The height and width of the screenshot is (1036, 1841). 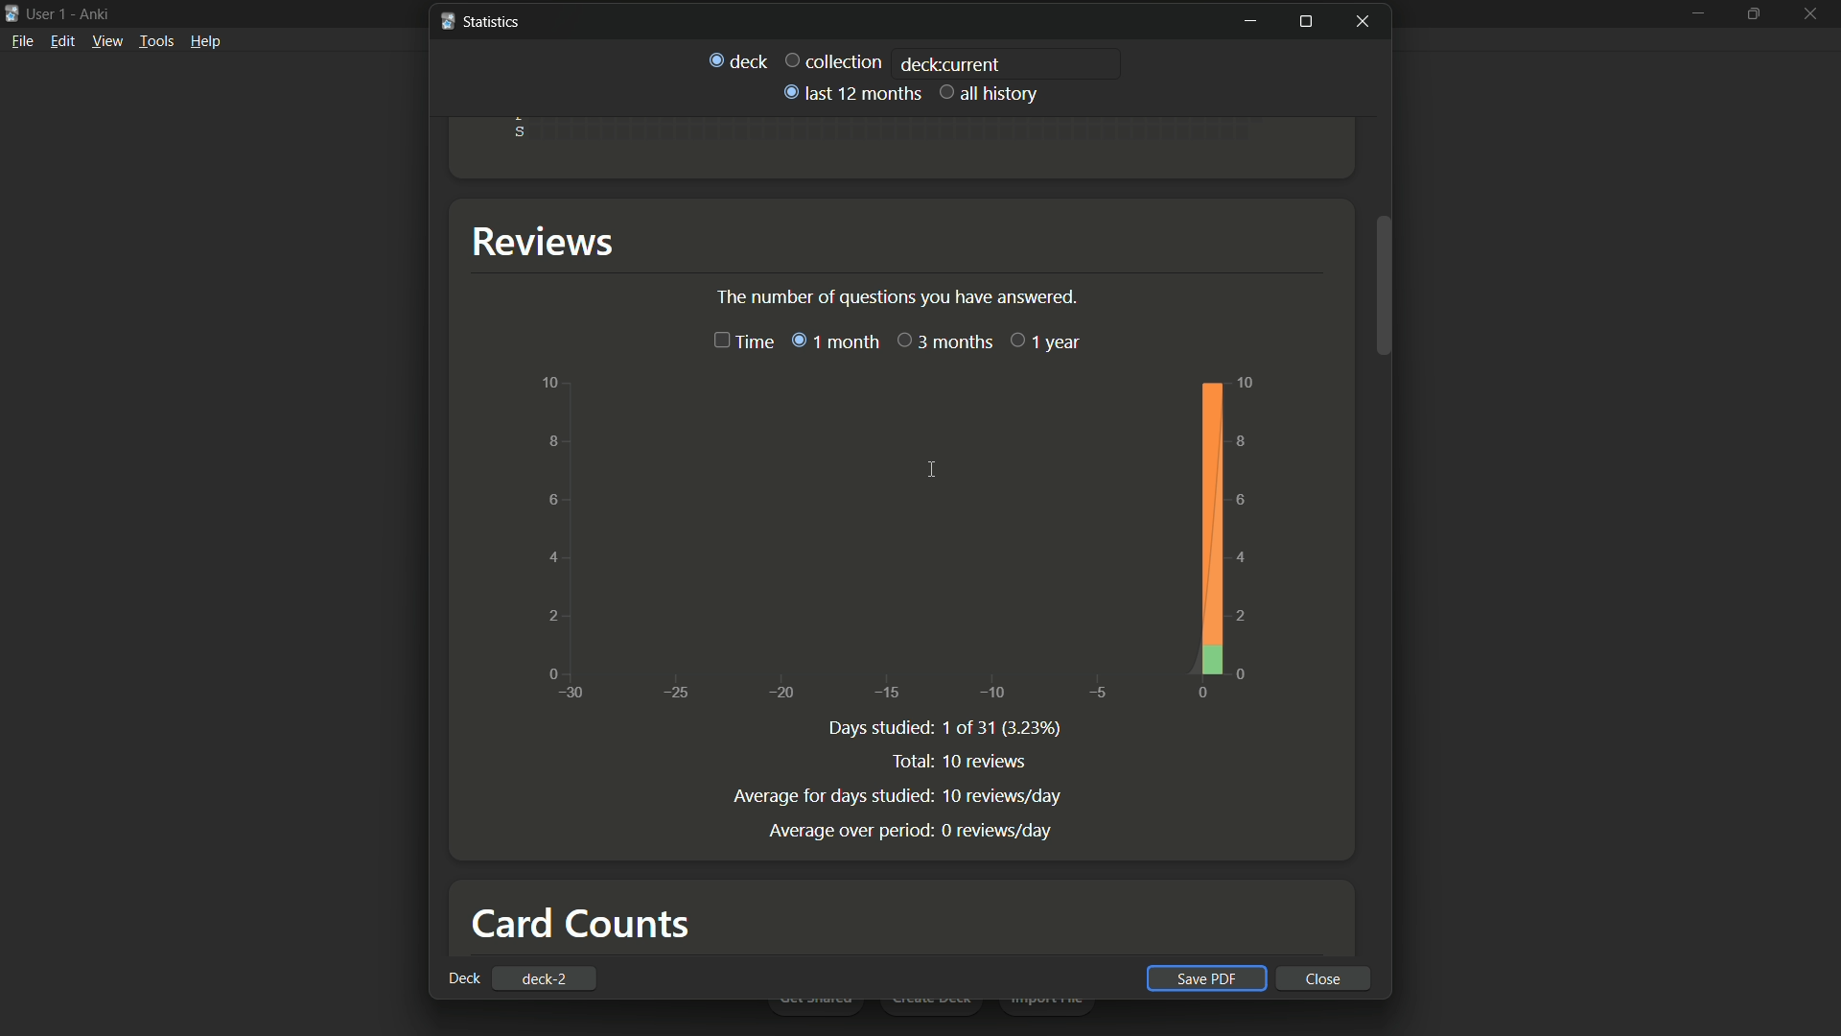 I want to click on Maximize, so click(x=1305, y=21).